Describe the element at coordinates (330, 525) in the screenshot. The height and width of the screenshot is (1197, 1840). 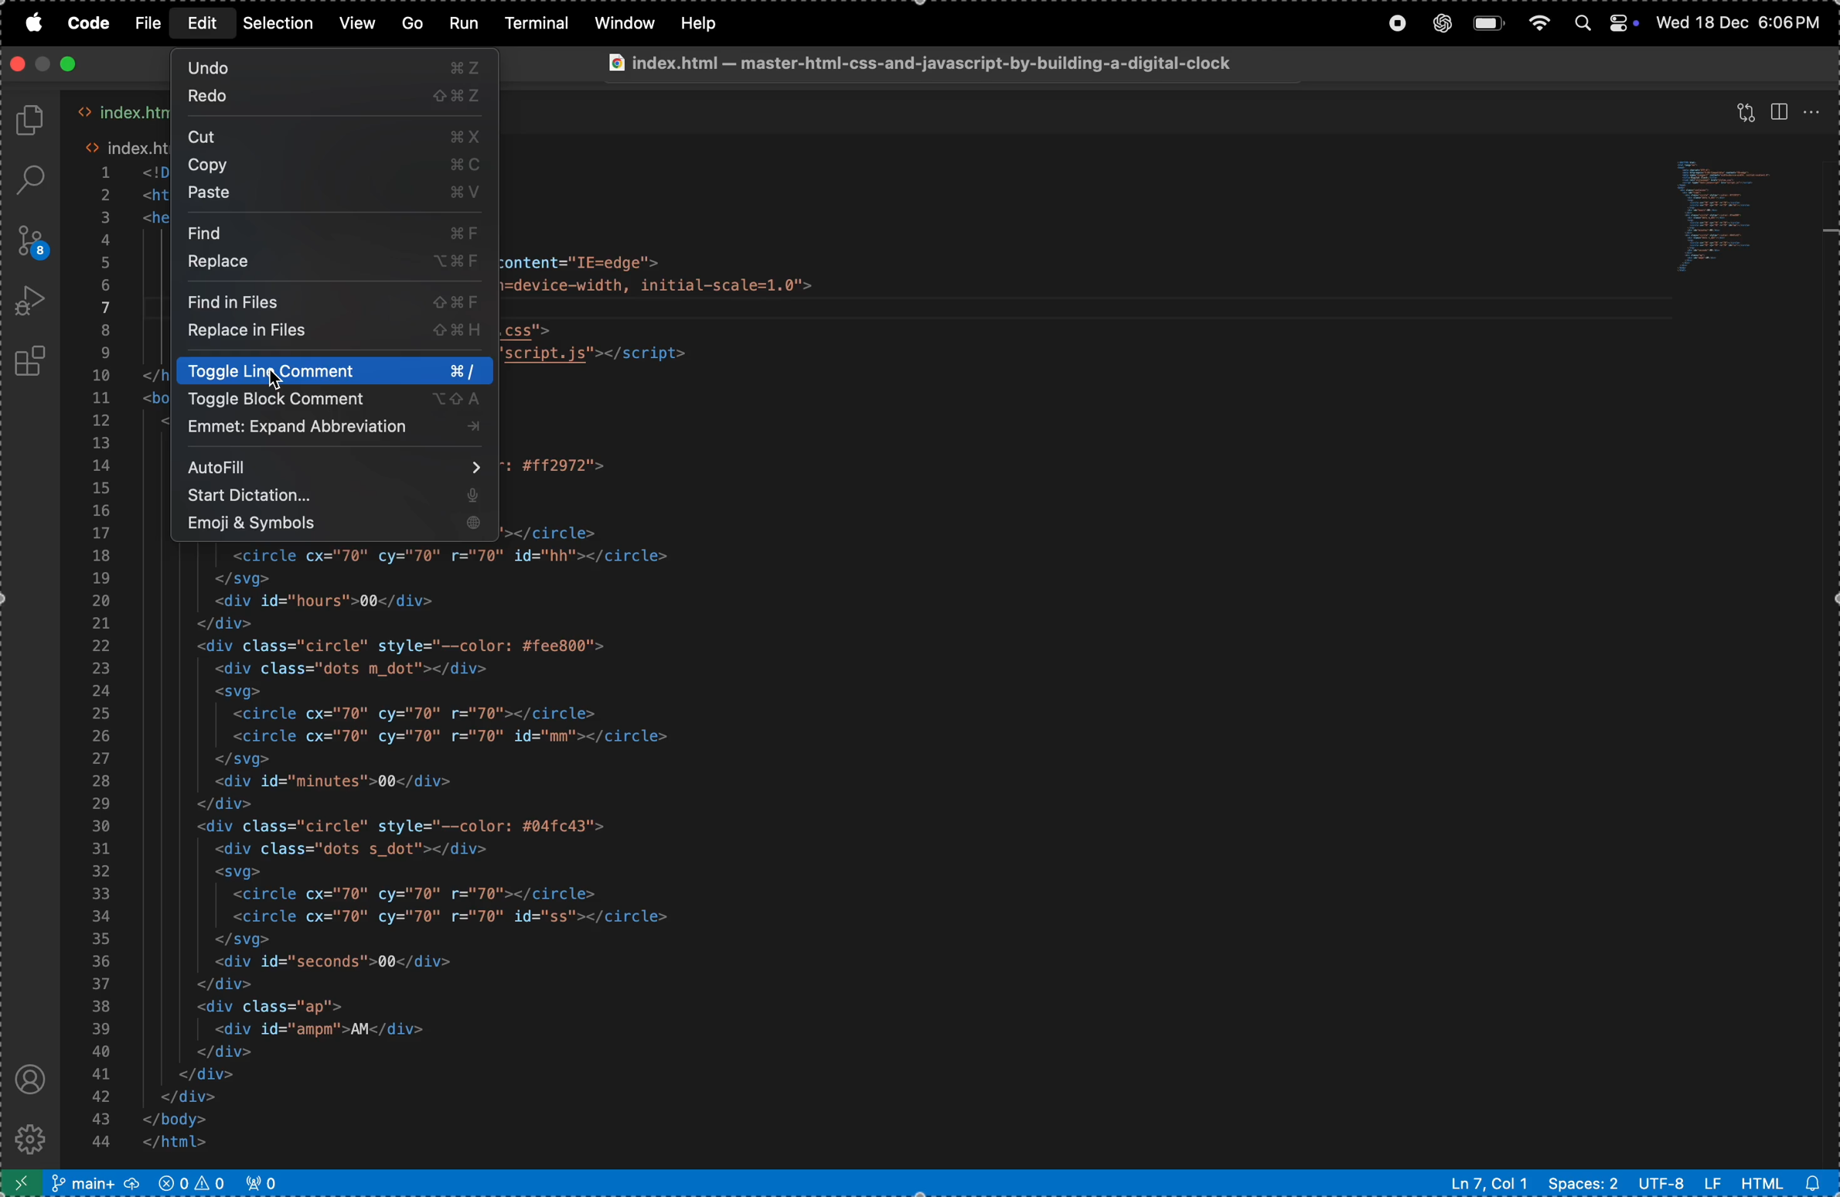
I see `emoji symbols` at that location.